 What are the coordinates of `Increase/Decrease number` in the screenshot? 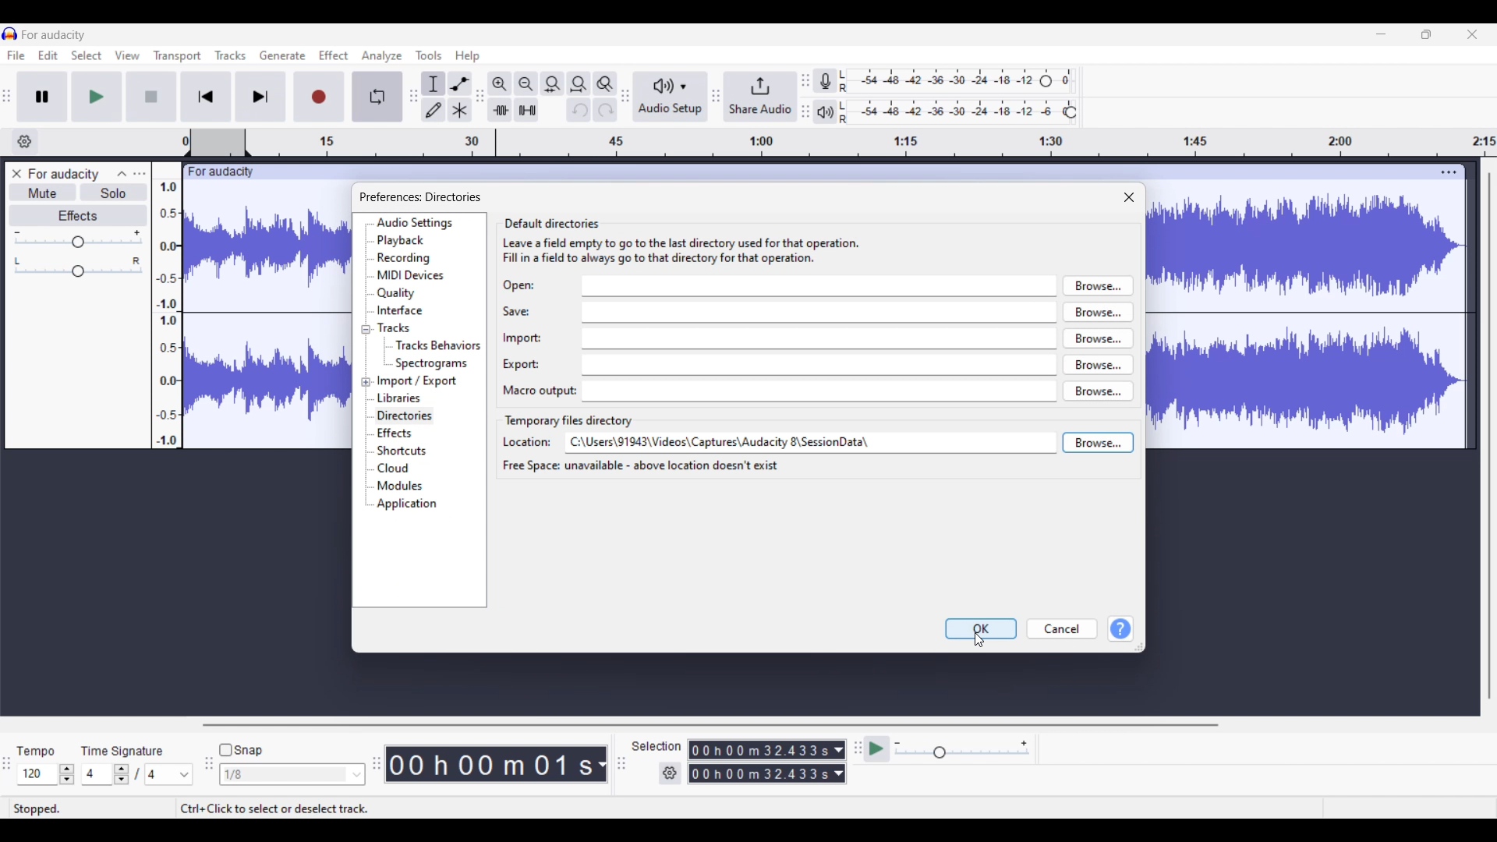 It's located at (122, 774).